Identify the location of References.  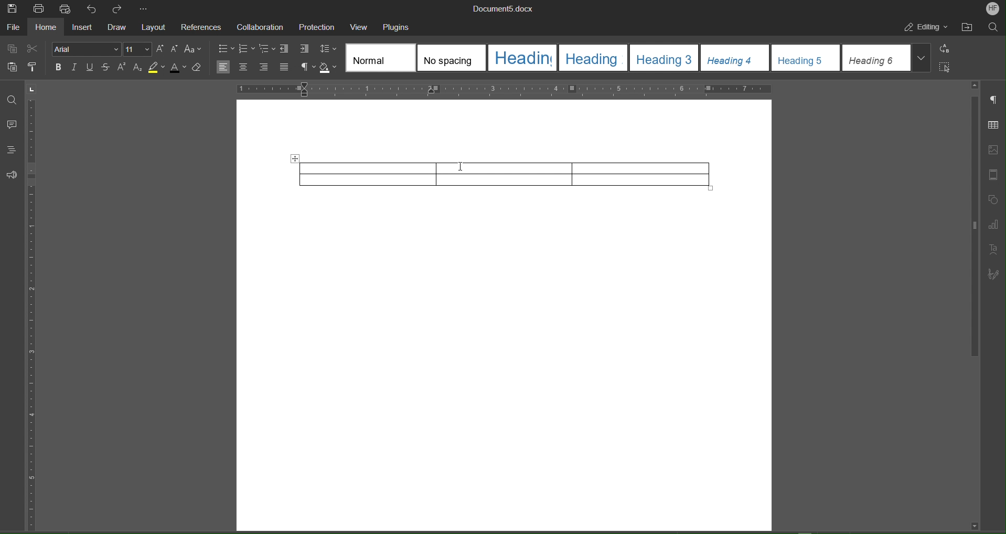
(201, 28).